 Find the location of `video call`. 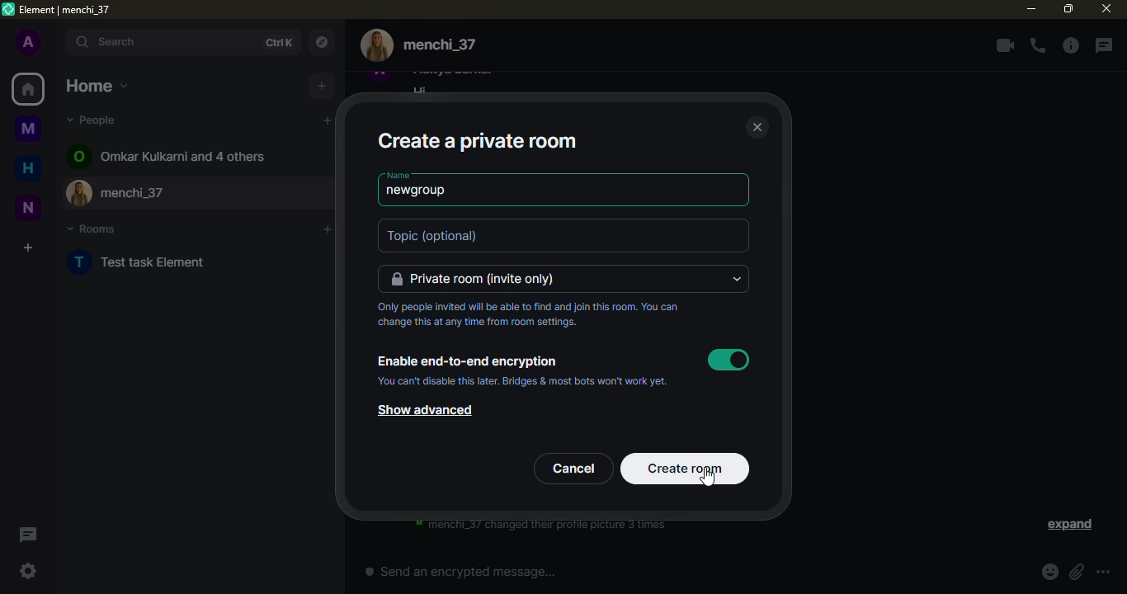

video call is located at coordinates (1005, 45).